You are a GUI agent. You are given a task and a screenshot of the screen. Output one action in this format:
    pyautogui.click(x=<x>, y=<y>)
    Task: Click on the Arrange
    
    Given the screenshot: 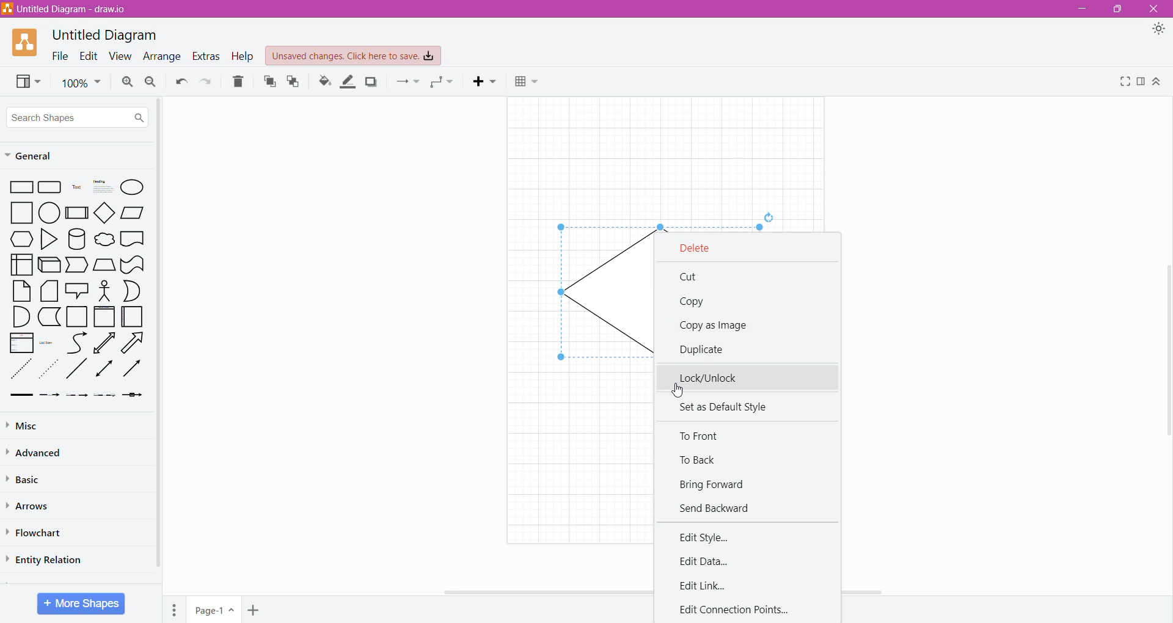 What is the action you would take?
    pyautogui.click(x=162, y=57)
    